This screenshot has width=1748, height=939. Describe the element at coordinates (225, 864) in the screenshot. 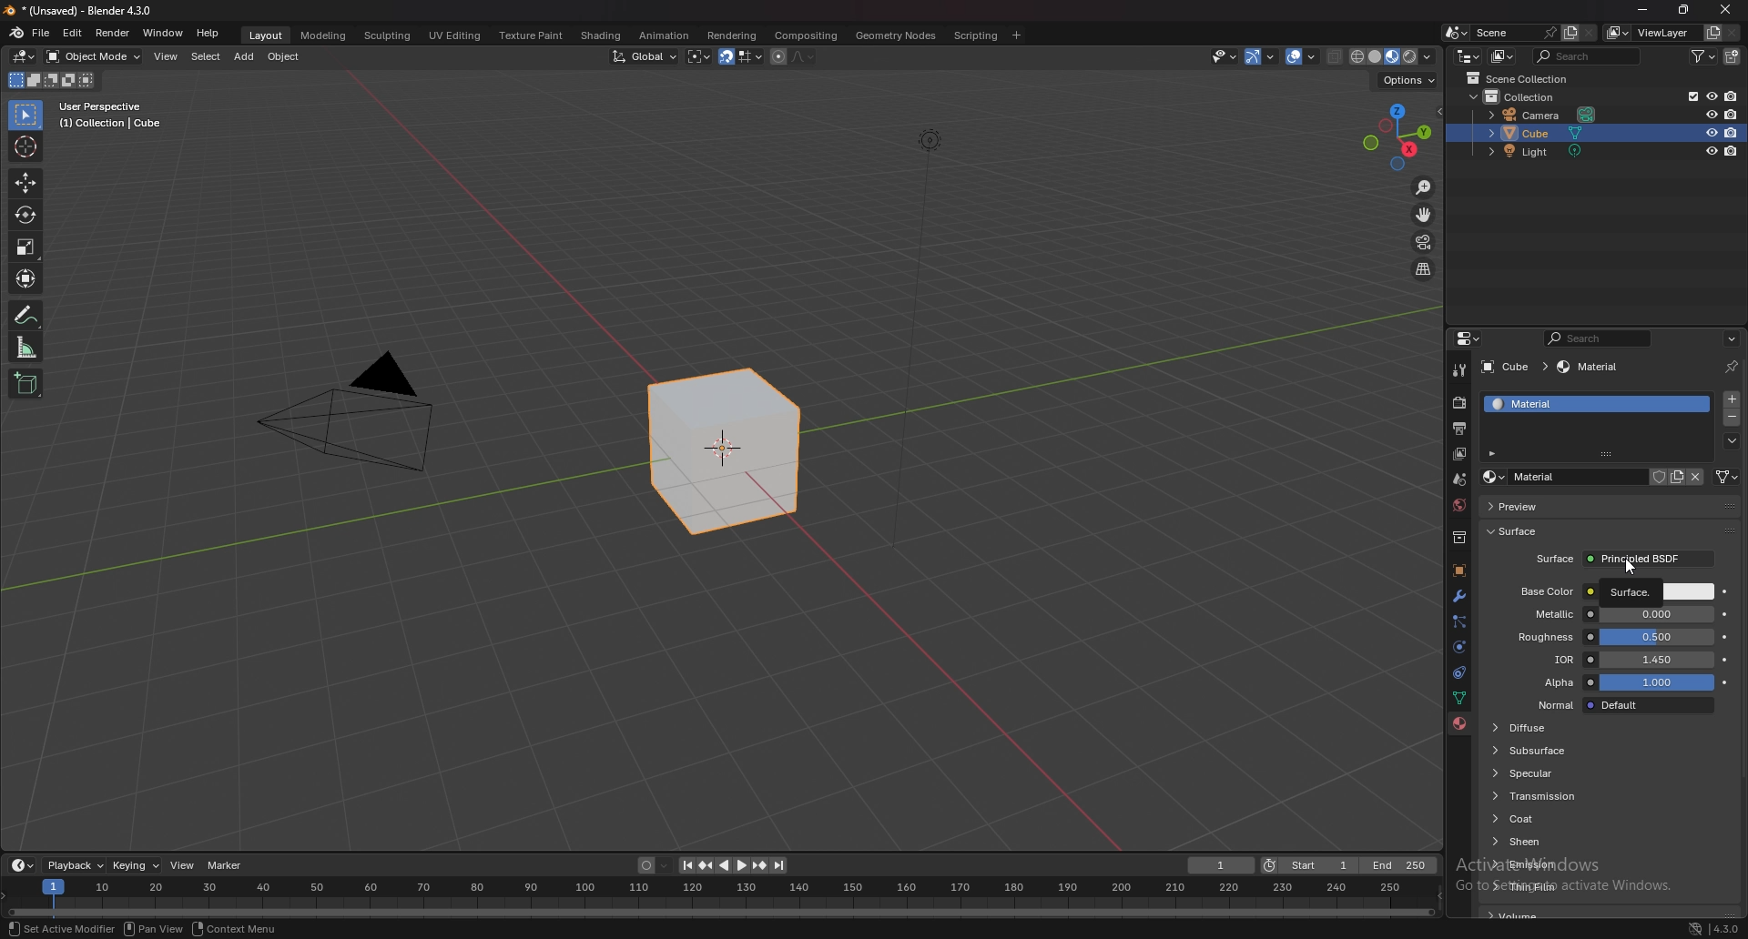

I see `marker` at that location.